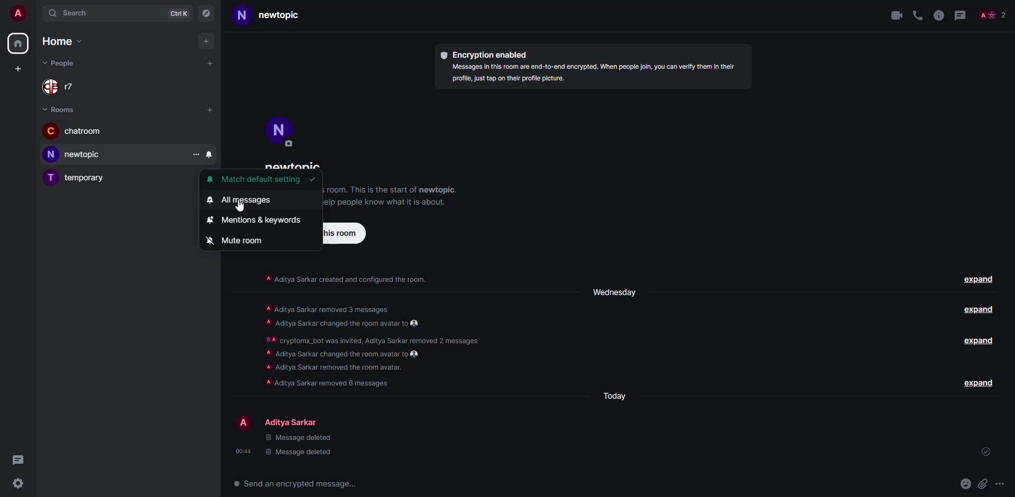 The width and height of the screenshot is (1015, 497). I want to click on room, so click(75, 177).